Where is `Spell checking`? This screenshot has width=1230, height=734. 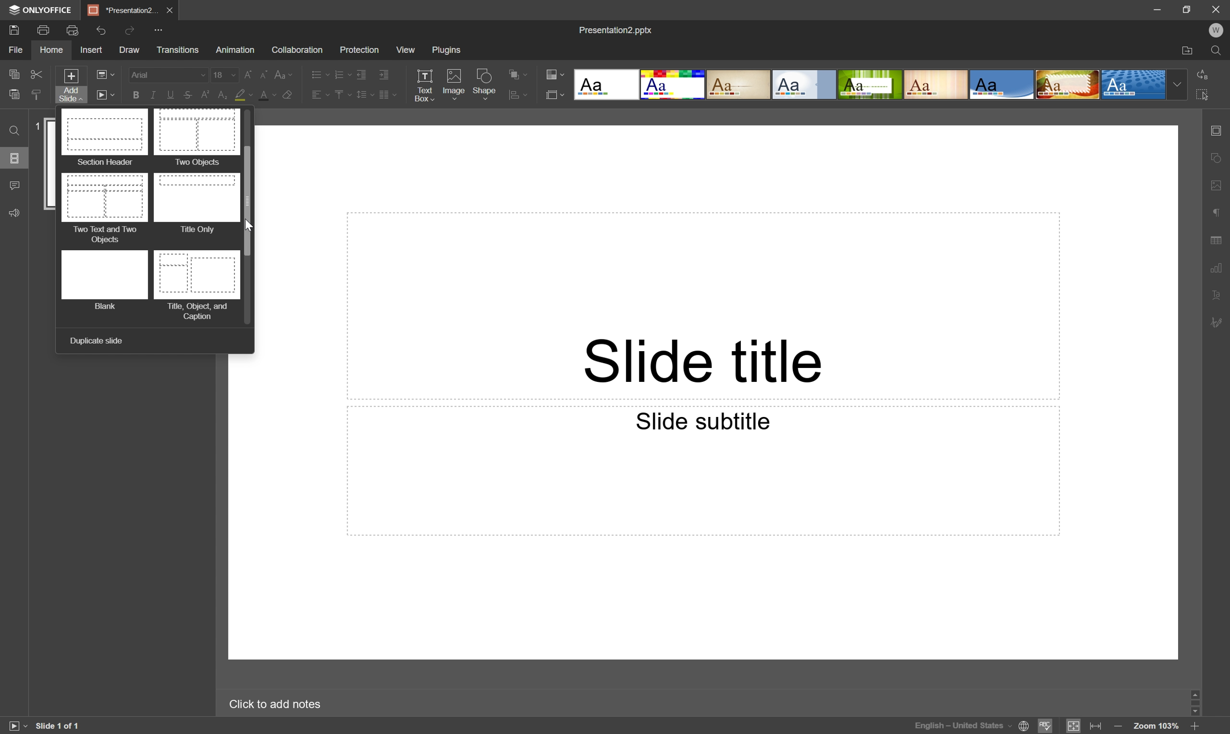 Spell checking is located at coordinates (1047, 726).